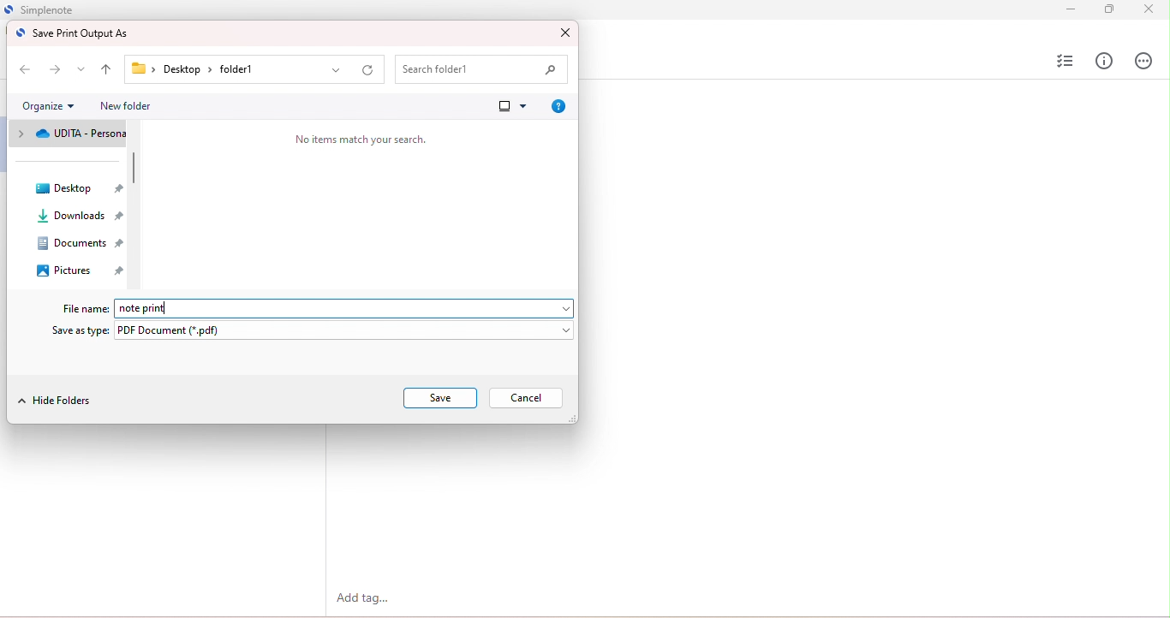 Image resolution: width=1170 pixels, height=618 pixels. I want to click on previous, so click(23, 68).